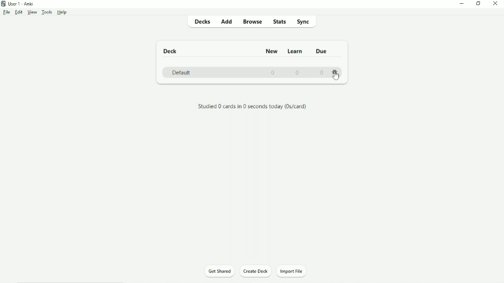  I want to click on Help, so click(63, 12).